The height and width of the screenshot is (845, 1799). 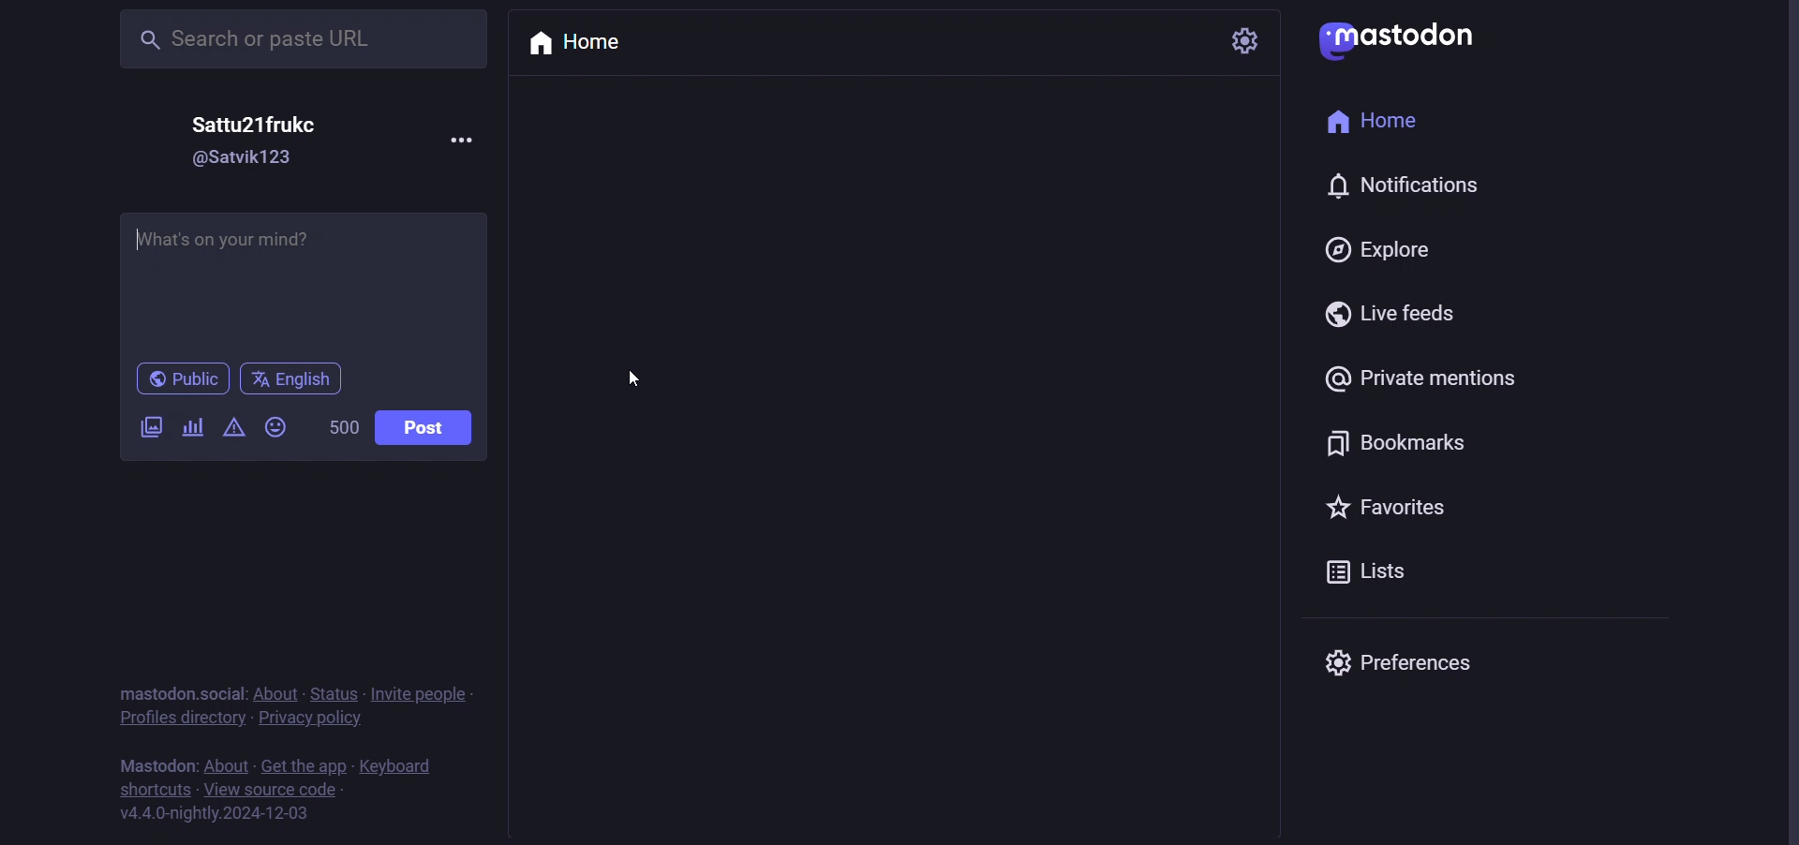 I want to click on images/video, so click(x=144, y=429).